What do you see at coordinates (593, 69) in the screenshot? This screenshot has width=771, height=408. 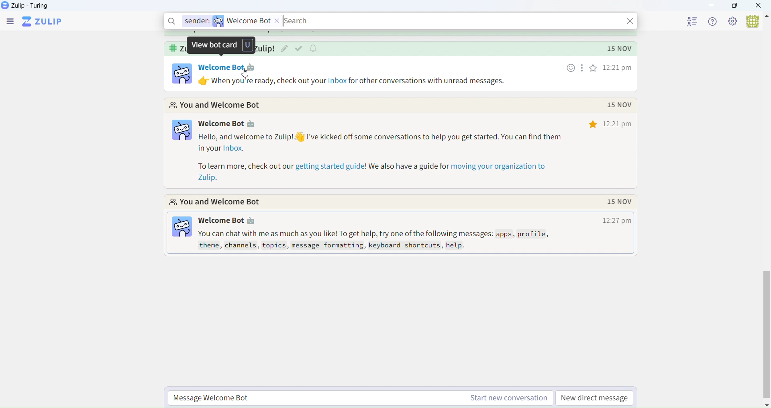 I see `star` at bounding box center [593, 69].